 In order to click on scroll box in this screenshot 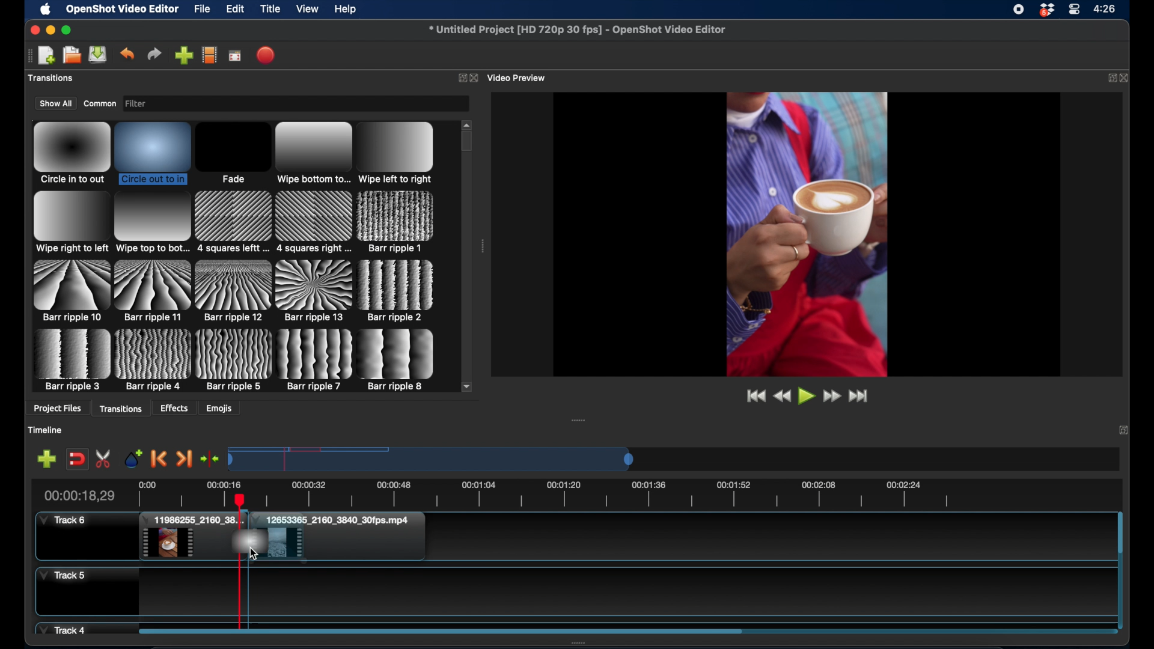, I will do `click(468, 142)`.